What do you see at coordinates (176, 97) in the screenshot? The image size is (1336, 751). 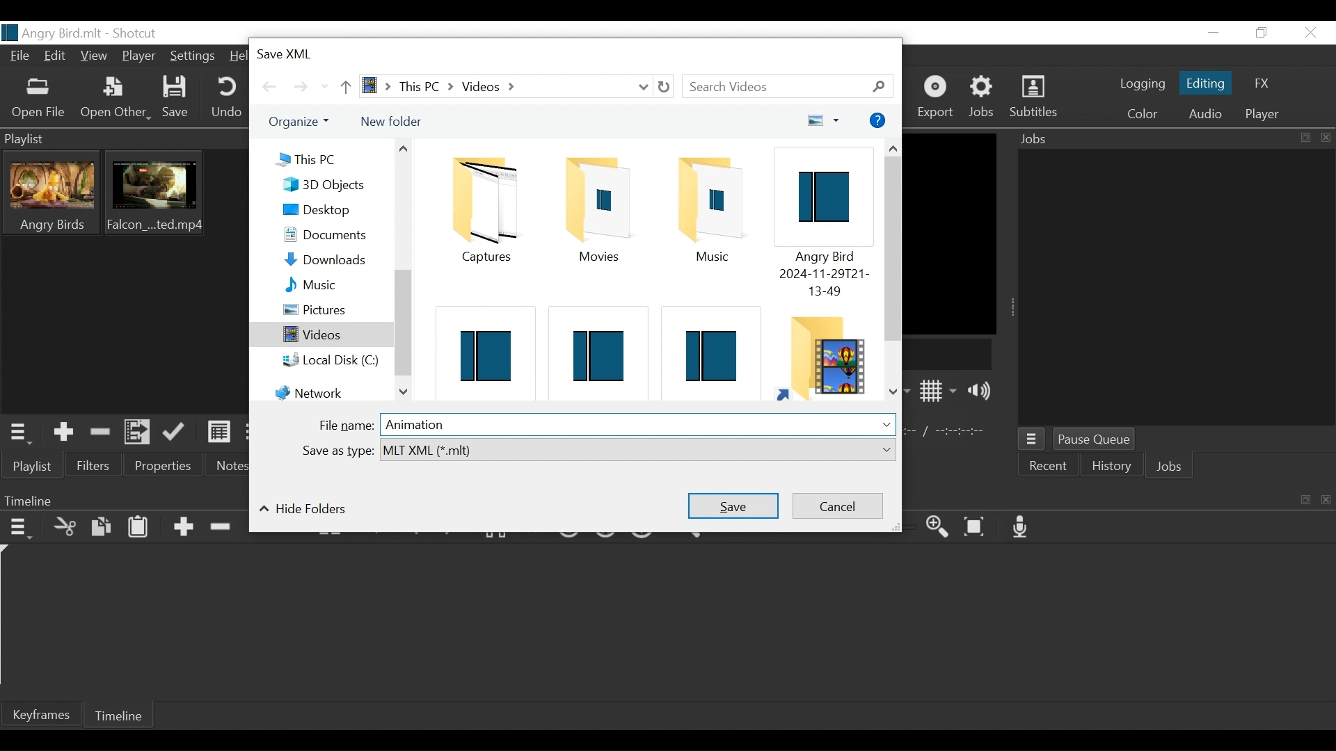 I see `Save` at bounding box center [176, 97].